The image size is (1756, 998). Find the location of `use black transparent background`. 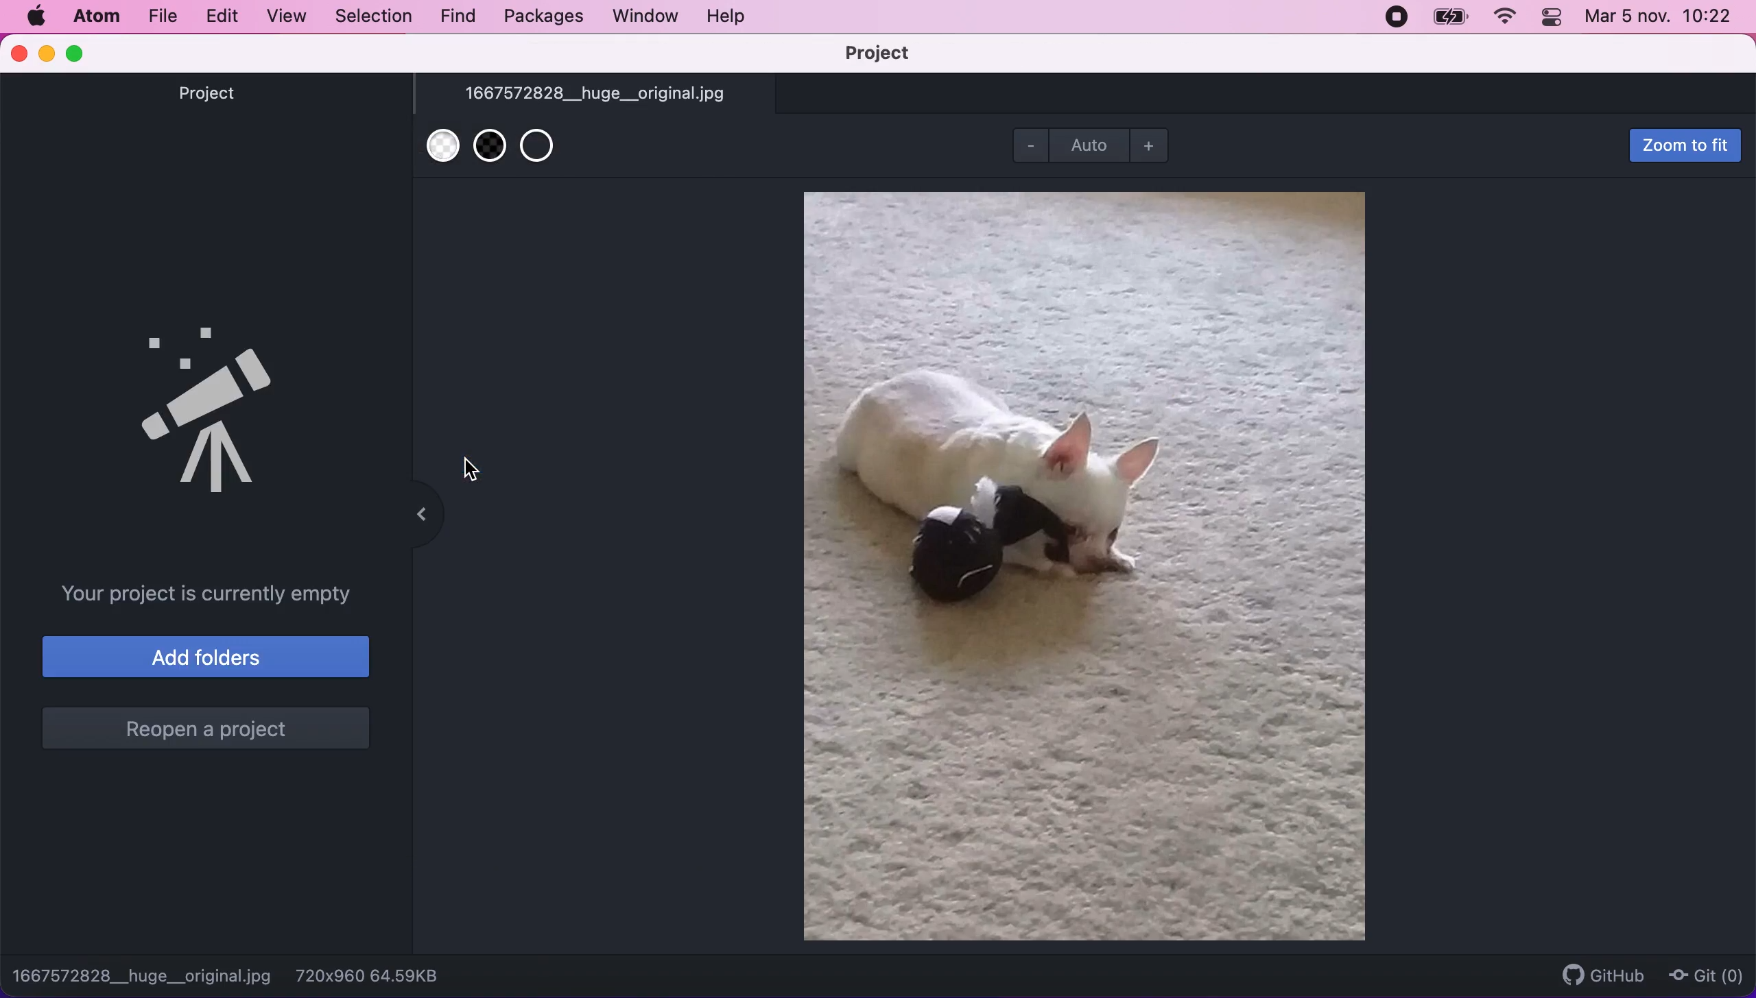

use black transparent background is located at coordinates (490, 156).